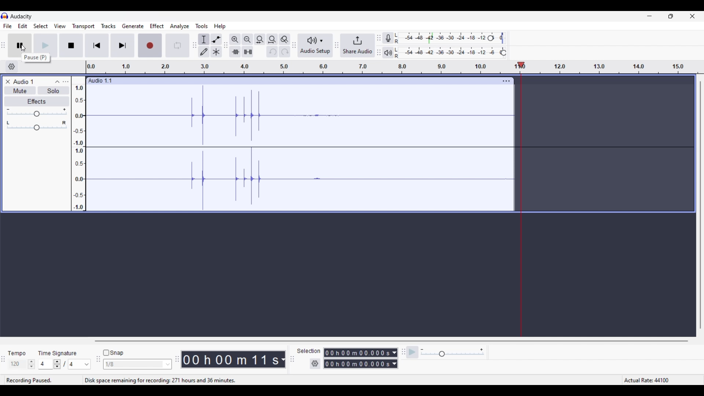  Describe the element at coordinates (702, 205) in the screenshot. I see `Vertical slide bar` at that location.